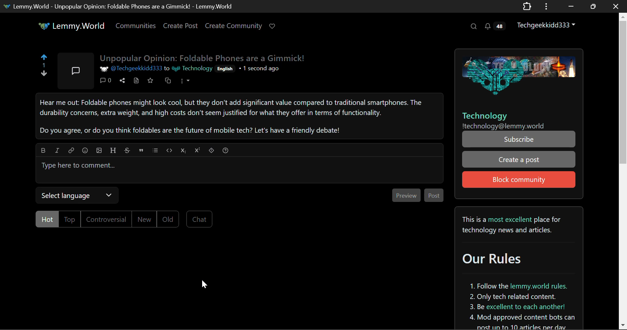 The width and height of the screenshot is (627, 330). I want to click on spoiler, so click(211, 150).